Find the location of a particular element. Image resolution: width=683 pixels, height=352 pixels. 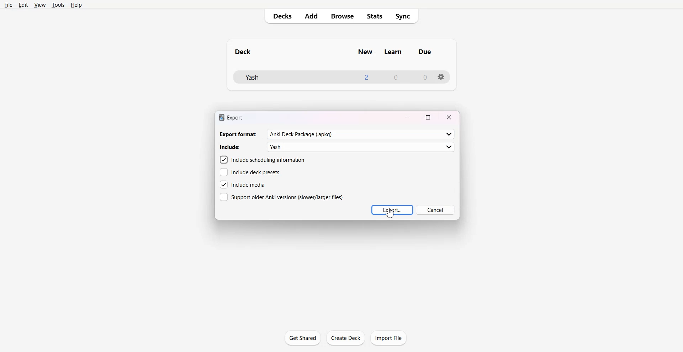

include scheduling information enabled is located at coordinates (262, 160).